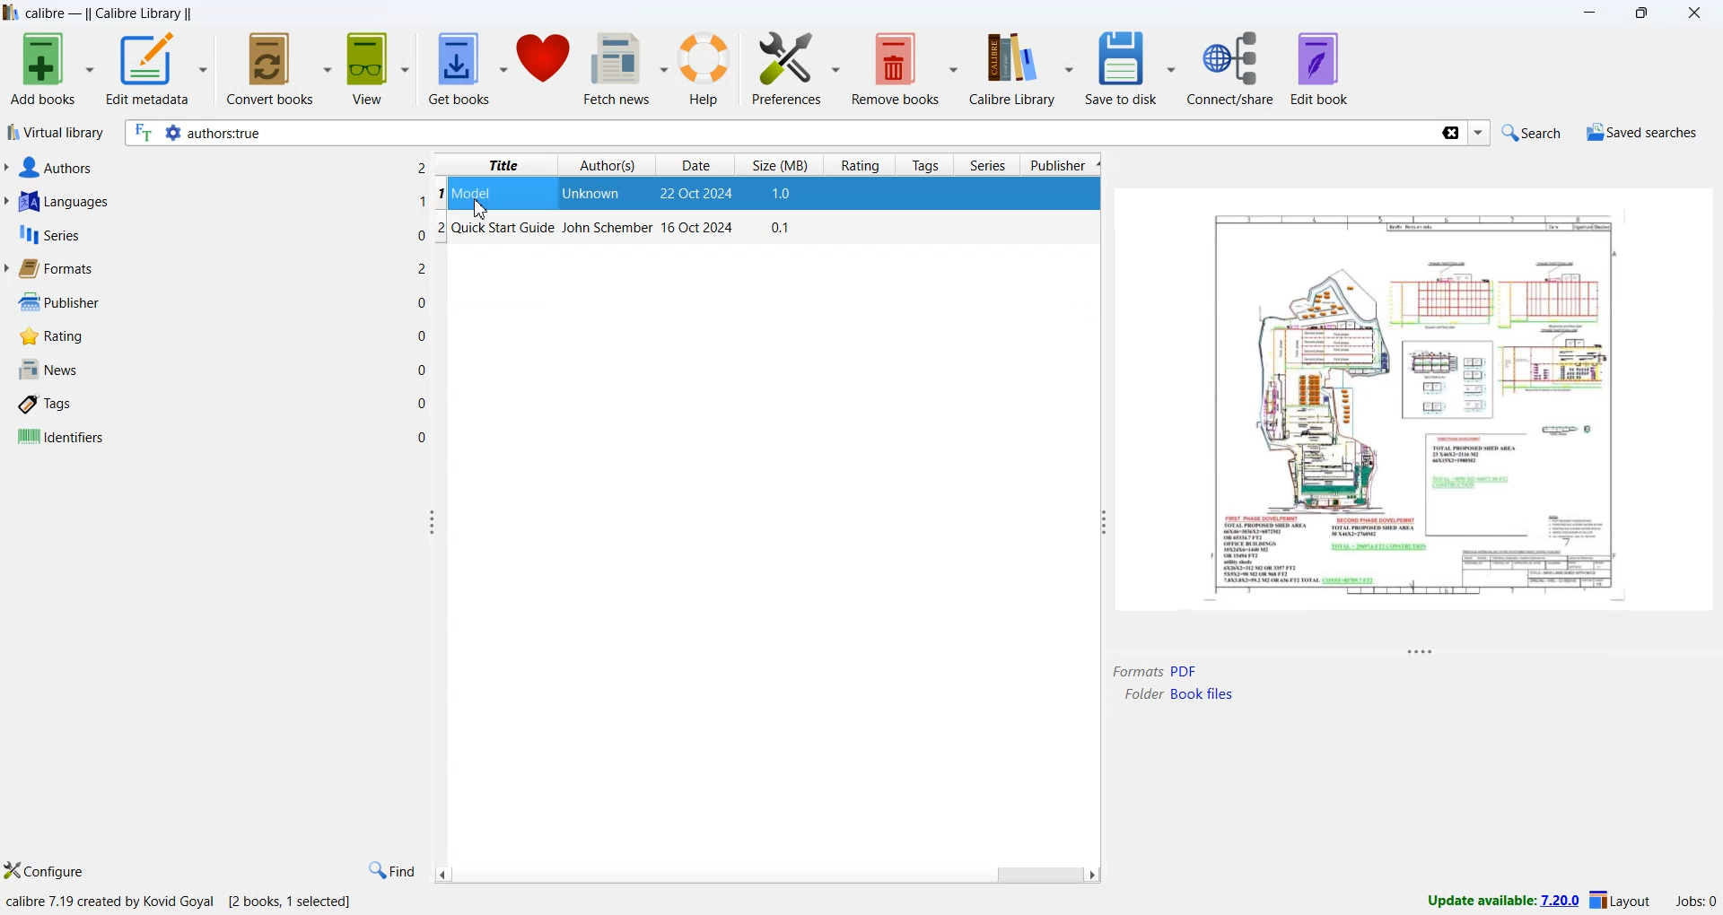  Describe the element at coordinates (1645, 14) in the screenshot. I see `maximize` at that location.